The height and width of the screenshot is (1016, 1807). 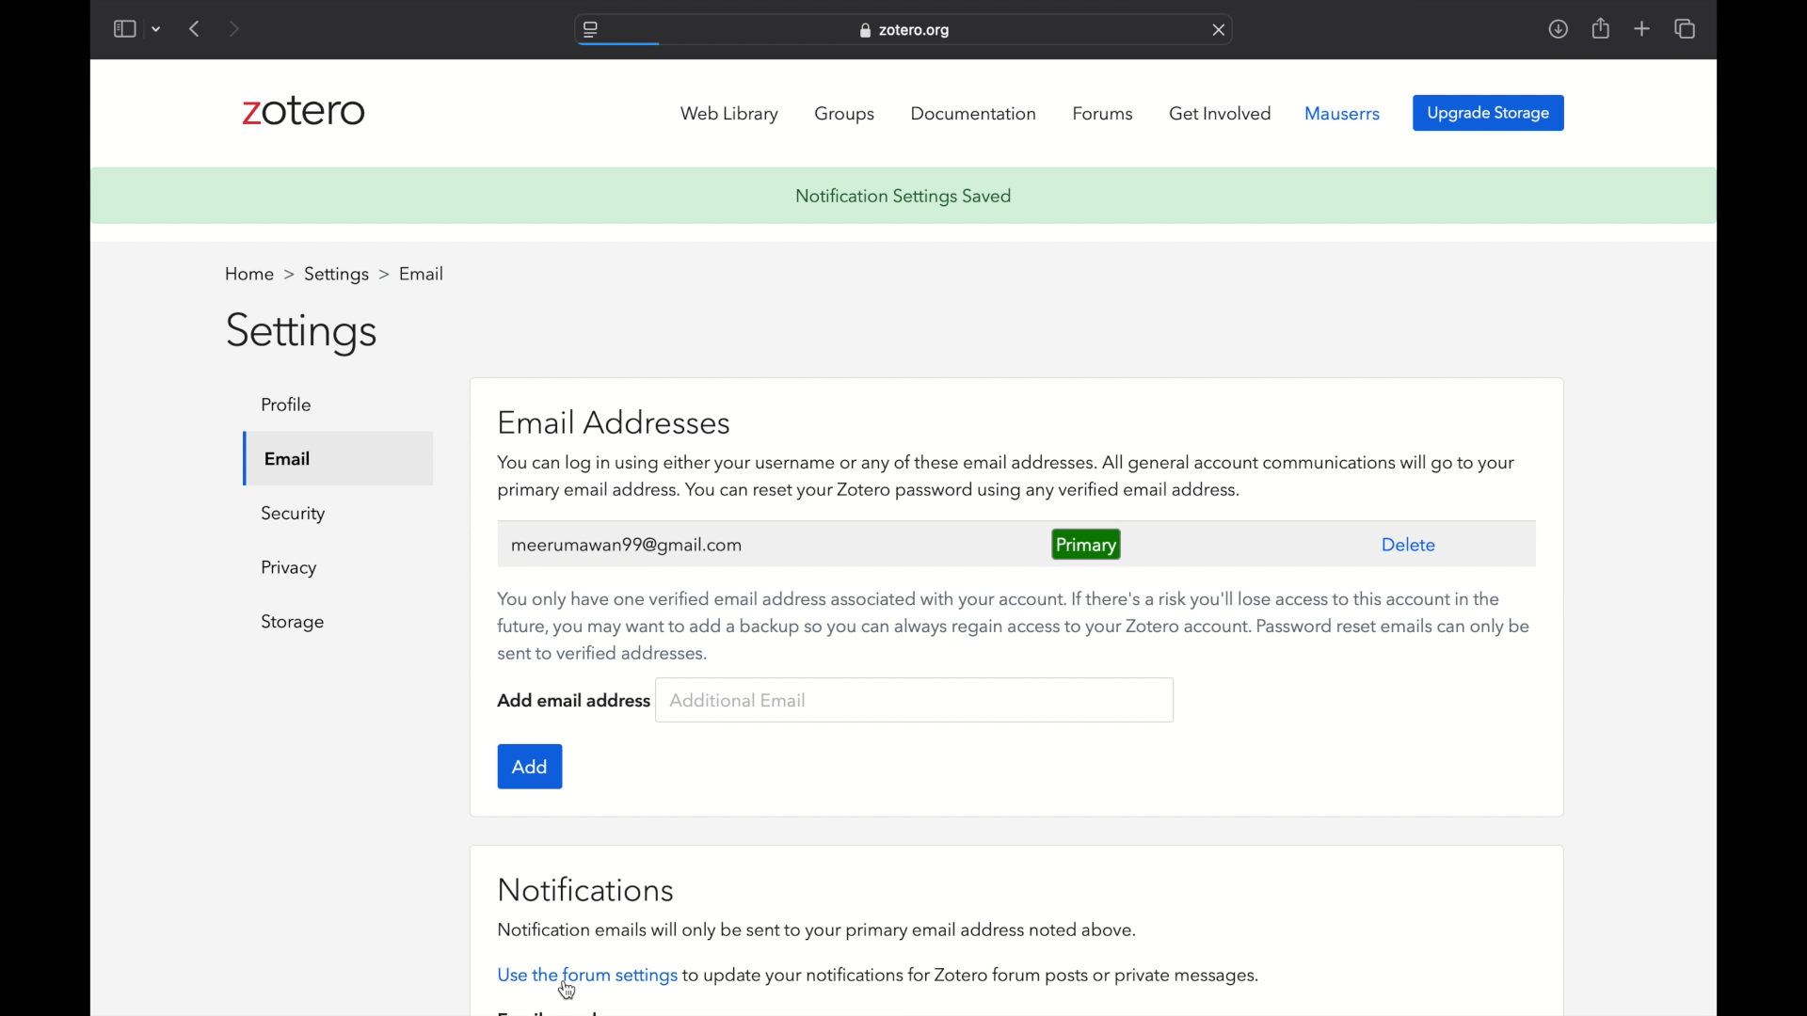 I want to click on user's email address, so click(x=627, y=545).